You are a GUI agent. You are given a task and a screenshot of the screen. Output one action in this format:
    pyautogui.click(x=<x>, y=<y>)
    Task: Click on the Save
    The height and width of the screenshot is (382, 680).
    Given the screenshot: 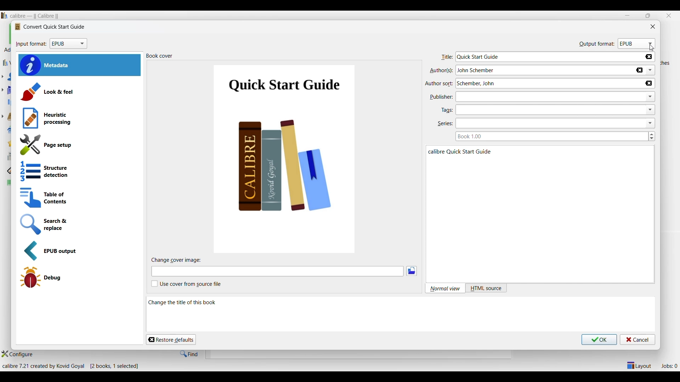 What is the action you would take?
    pyautogui.click(x=600, y=340)
    